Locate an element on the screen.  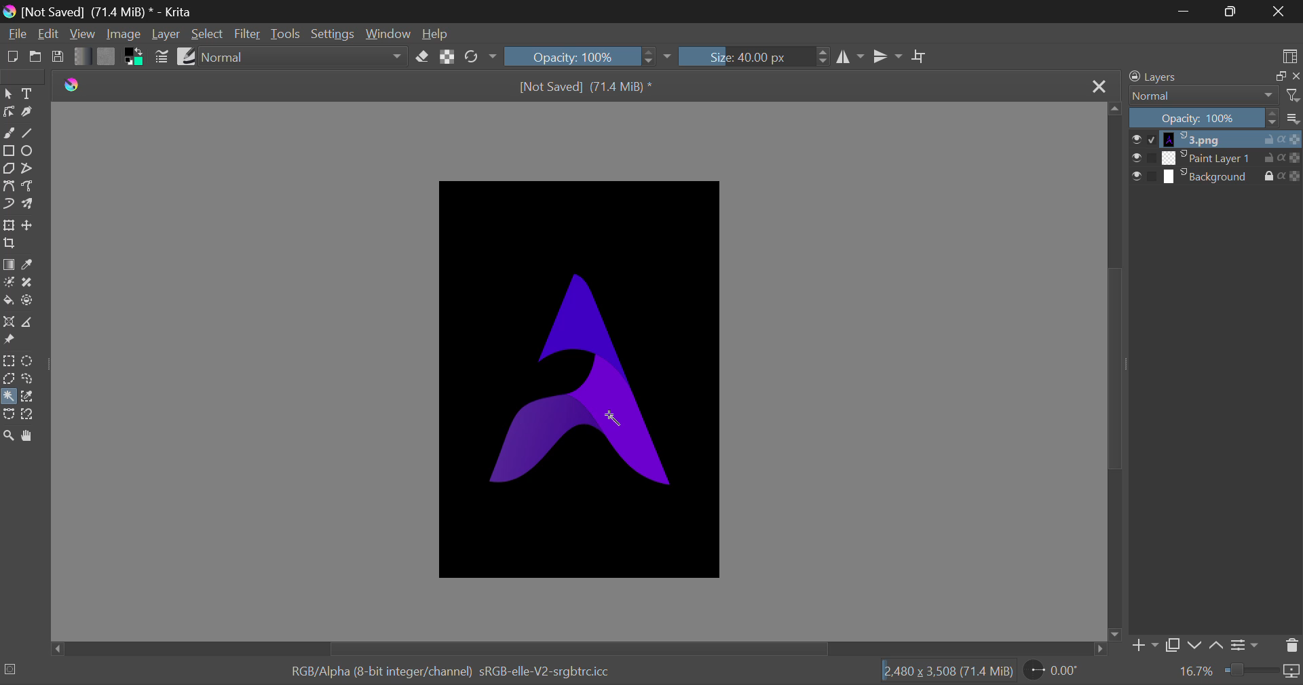
Settings is located at coordinates (331, 34).